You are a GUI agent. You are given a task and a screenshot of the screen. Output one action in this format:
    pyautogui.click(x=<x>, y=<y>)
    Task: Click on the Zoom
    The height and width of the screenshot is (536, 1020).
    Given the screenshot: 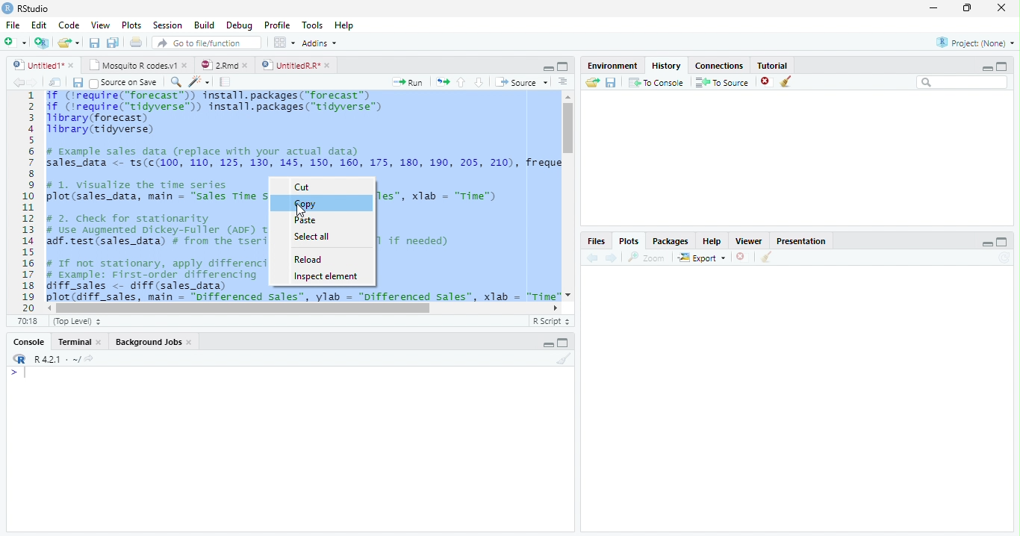 What is the action you would take?
    pyautogui.click(x=645, y=258)
    